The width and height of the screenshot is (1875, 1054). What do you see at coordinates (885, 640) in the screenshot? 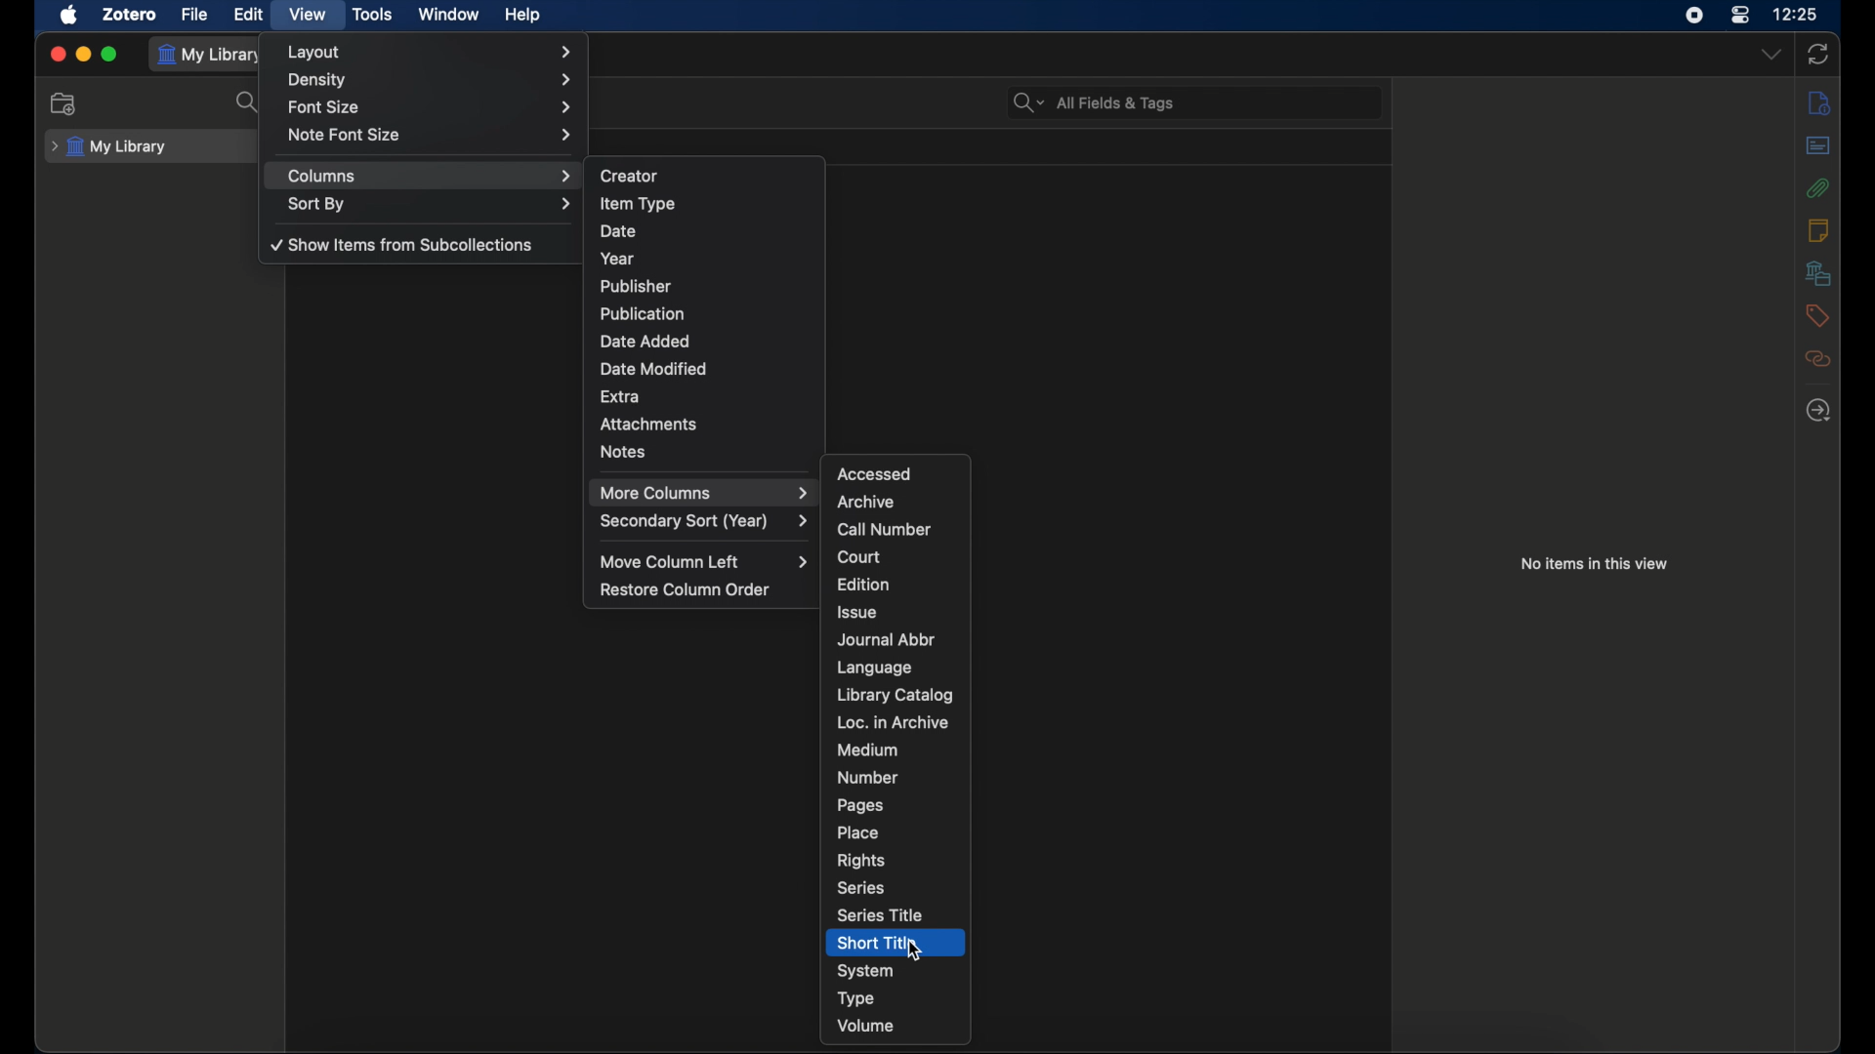
I see `journal abbr` at bounding box center [885, 640].